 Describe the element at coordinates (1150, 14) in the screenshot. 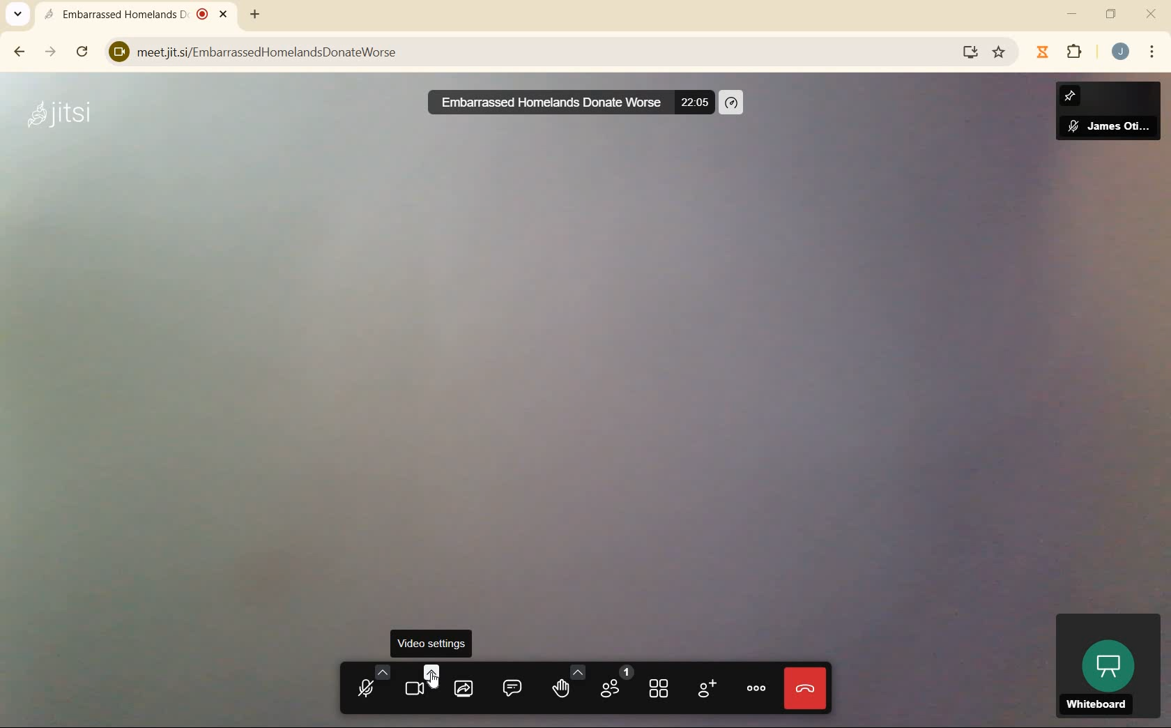

I see `close` at that location.